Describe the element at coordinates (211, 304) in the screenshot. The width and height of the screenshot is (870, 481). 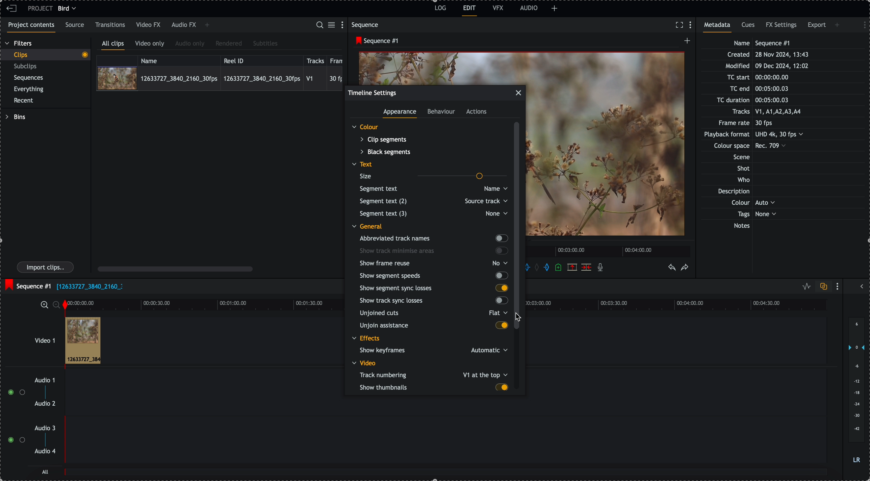
I see `timeline` at that location.